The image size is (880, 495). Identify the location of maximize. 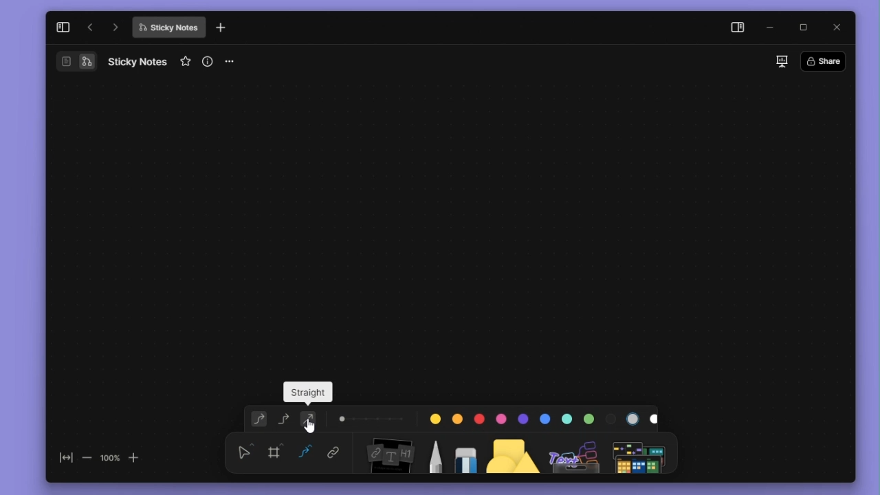
(808, 28).